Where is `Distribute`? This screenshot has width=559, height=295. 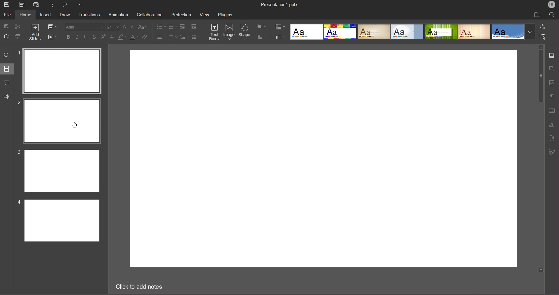 Distribute is located at coordinates (261, 36).